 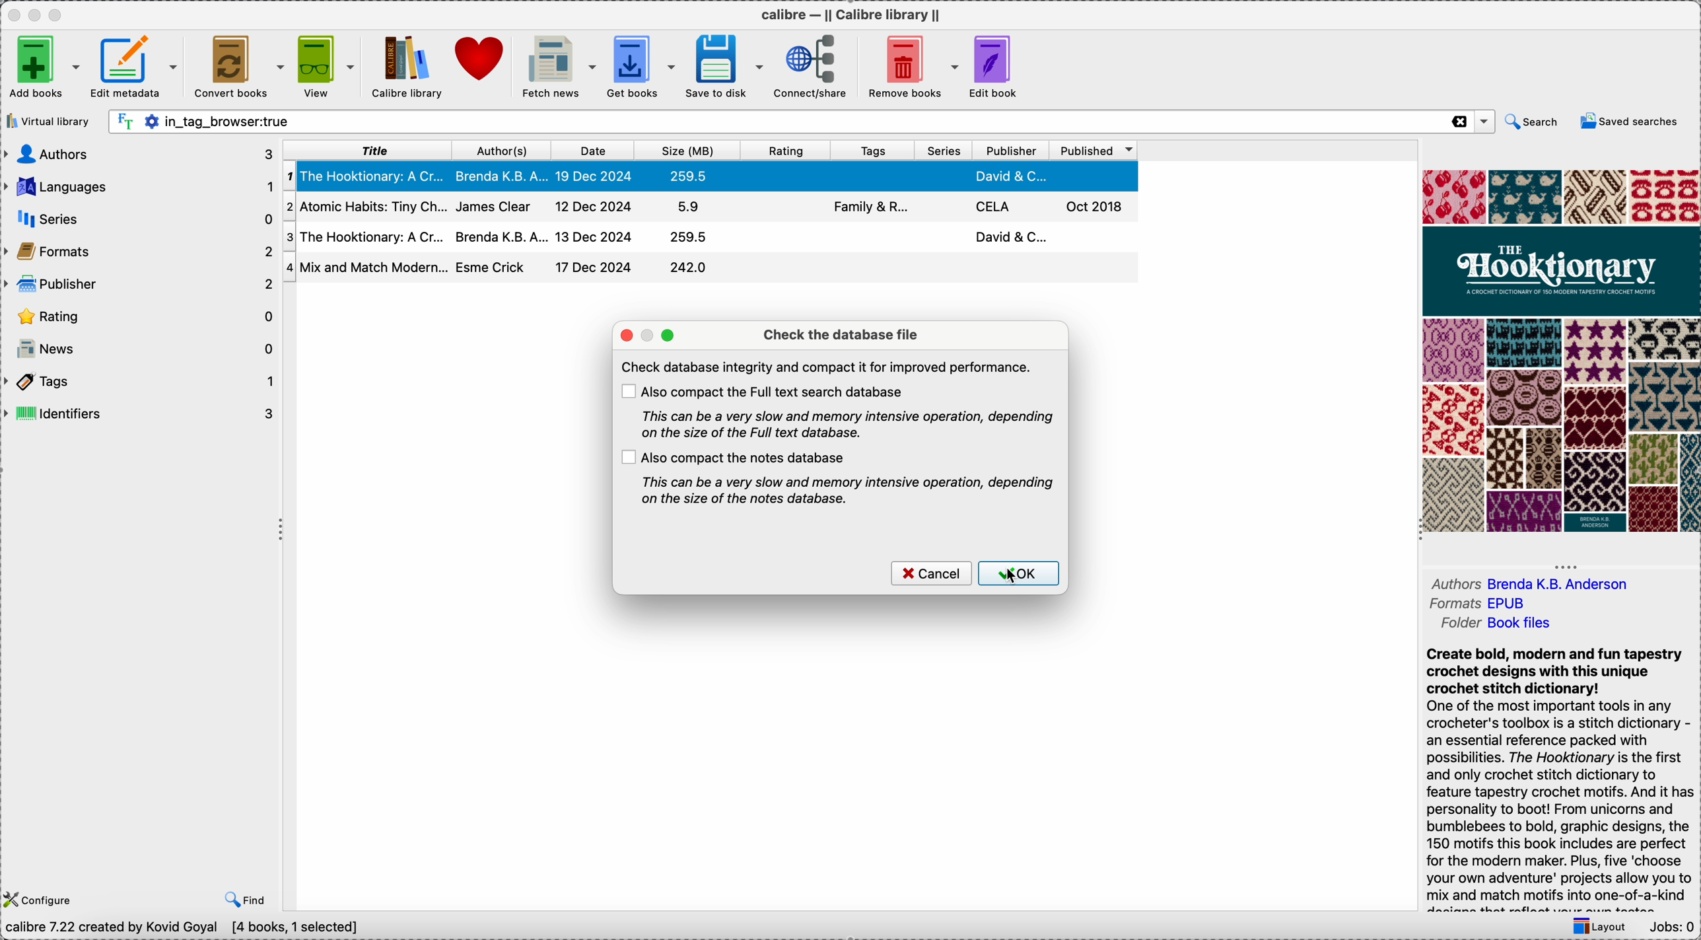 I want to click on Jobs: 0, so click(x=1673, y=927).